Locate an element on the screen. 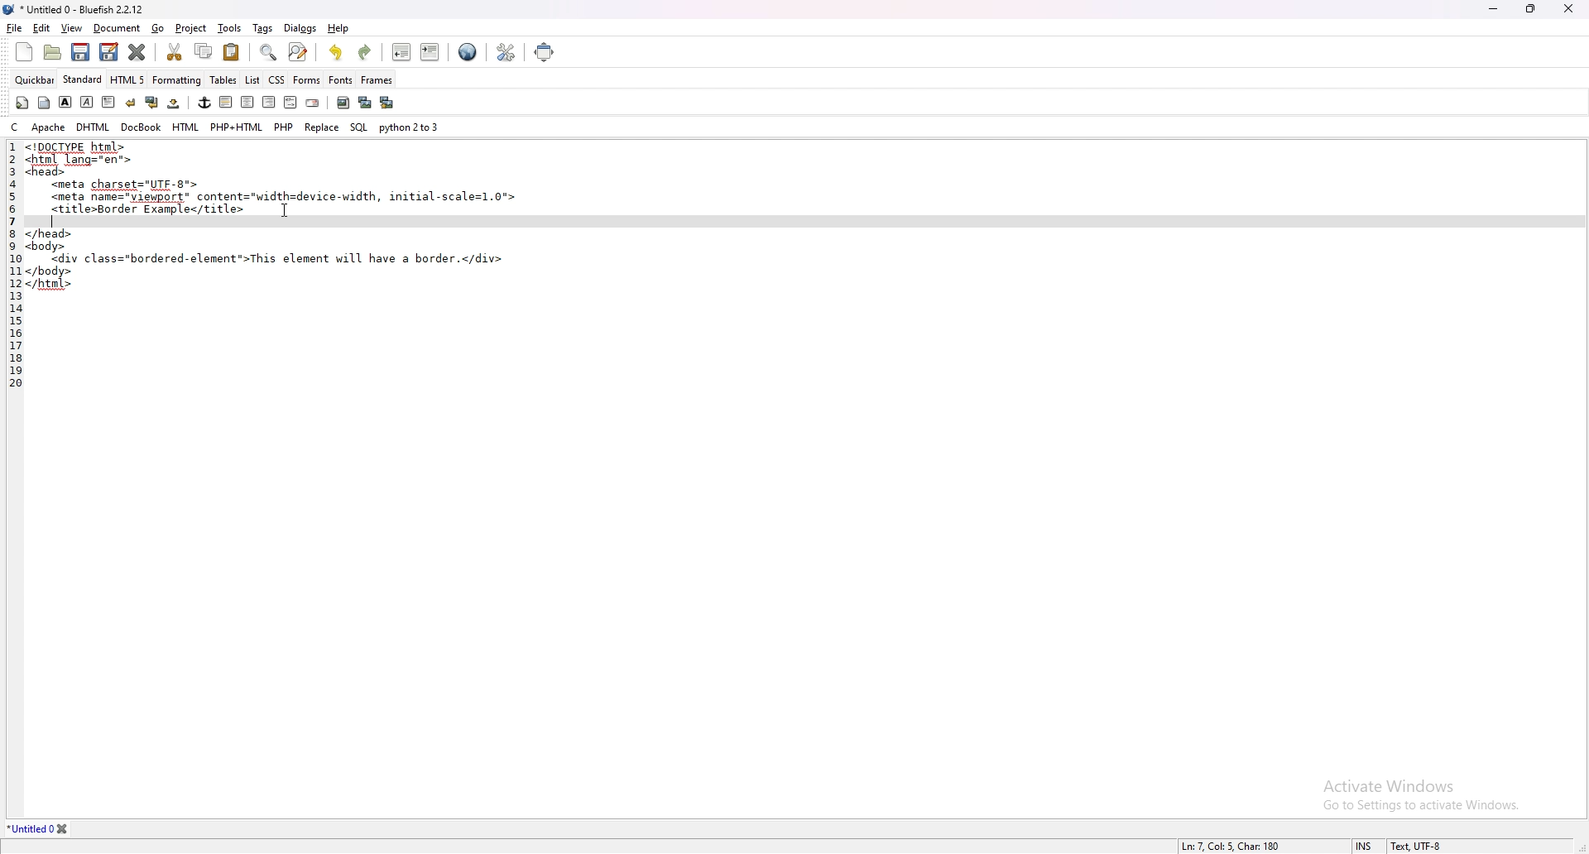 Image resolution: width=1589 pixels, height=854 pixels. body is located at coordinates (44, 103).